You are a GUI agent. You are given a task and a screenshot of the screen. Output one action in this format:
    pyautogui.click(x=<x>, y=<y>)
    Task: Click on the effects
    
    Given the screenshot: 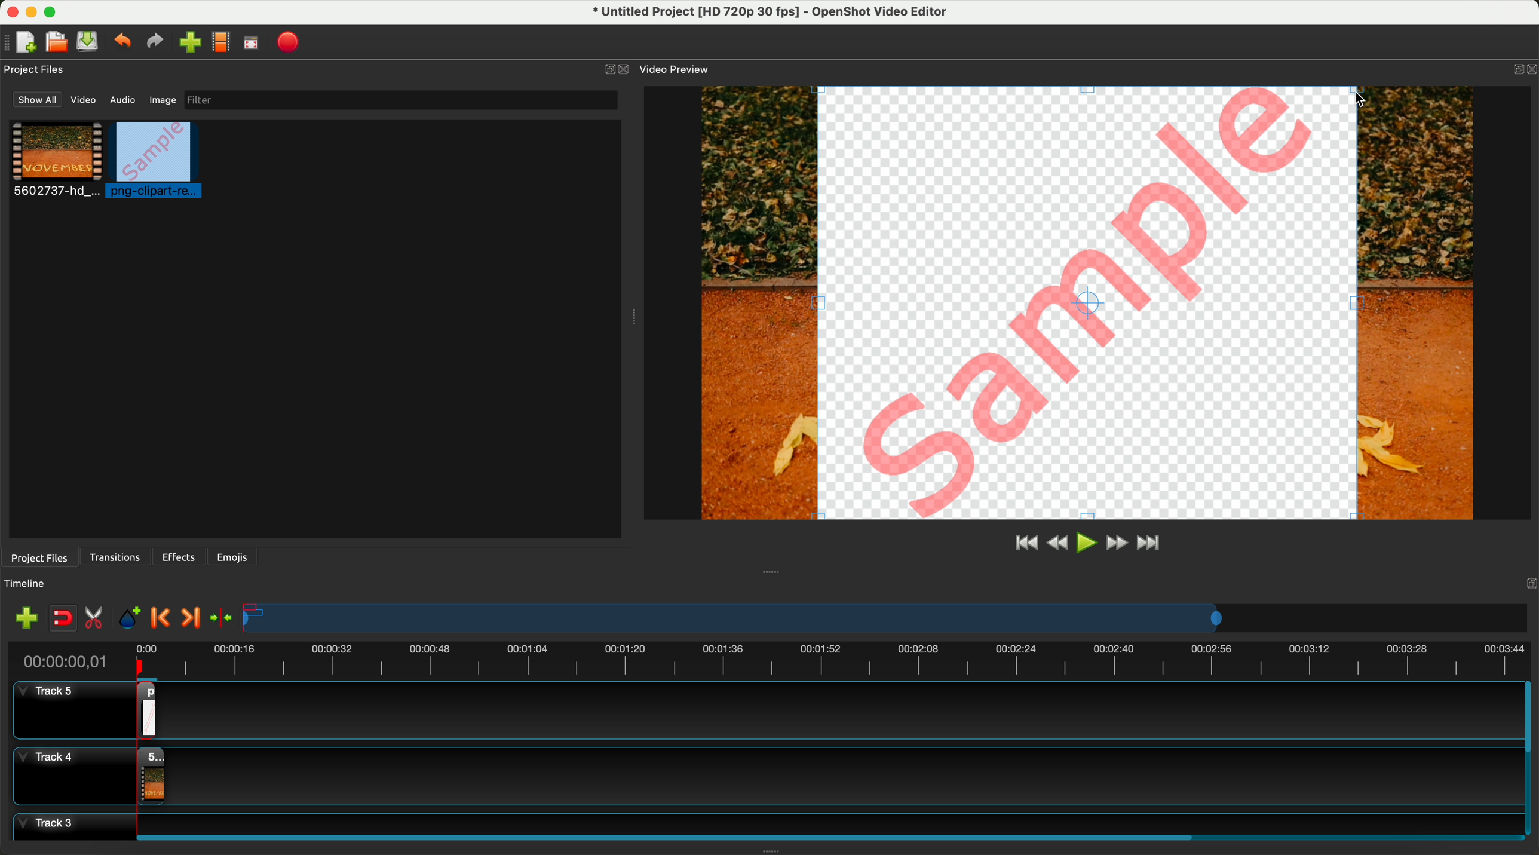 What is the action you would take?
    pyautogui.click(x=180, y=557)
    